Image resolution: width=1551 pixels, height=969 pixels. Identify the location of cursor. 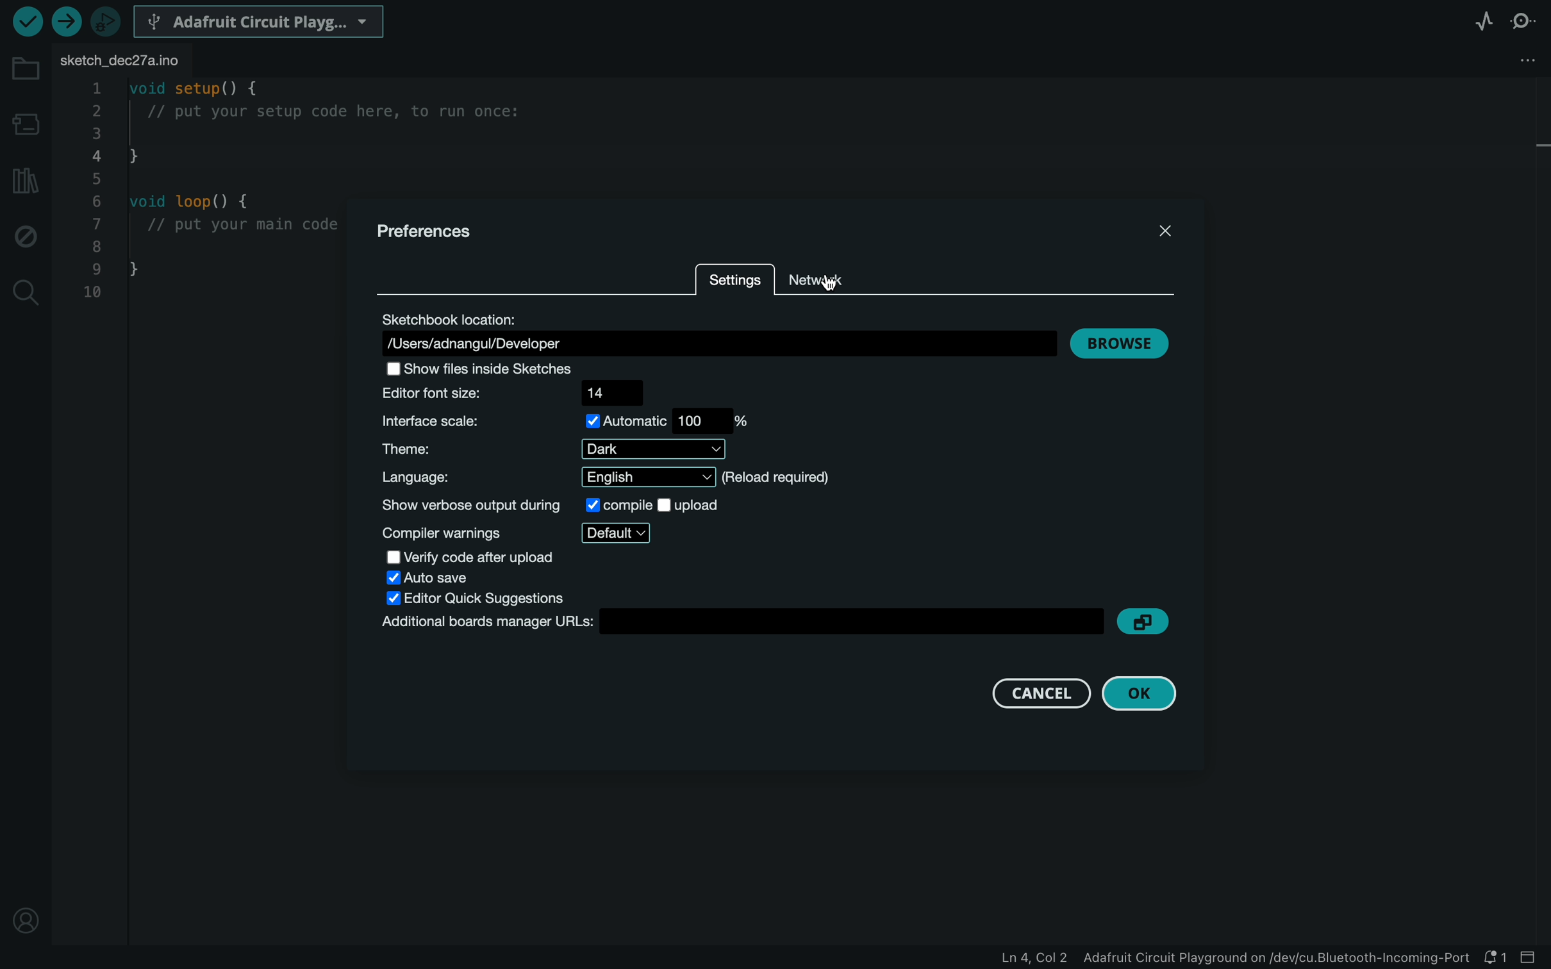
(841, 283).